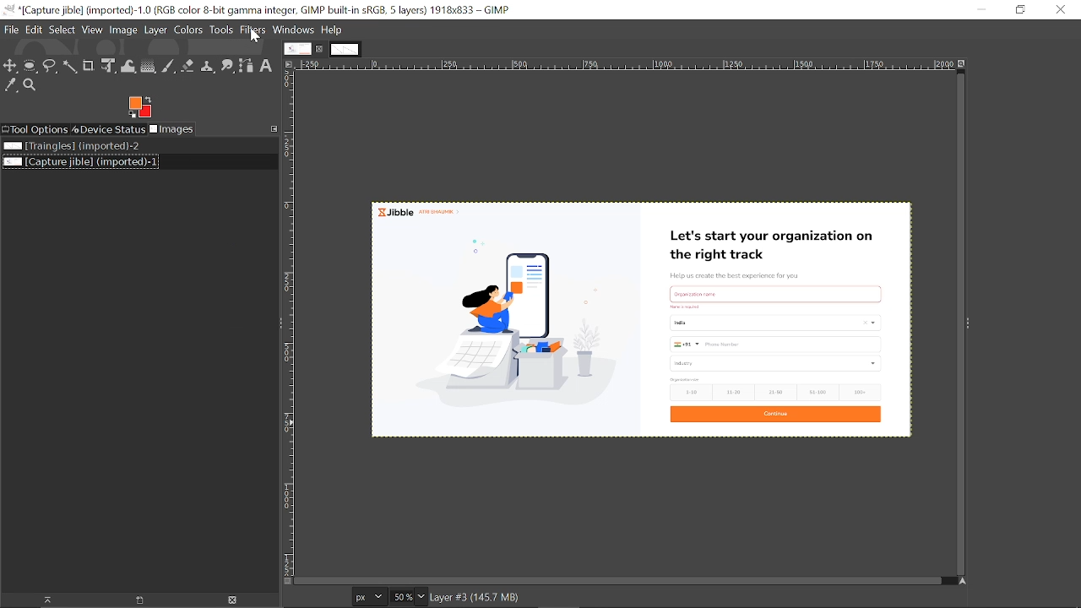  I want to click on Zoom tool, so click(30, 85).